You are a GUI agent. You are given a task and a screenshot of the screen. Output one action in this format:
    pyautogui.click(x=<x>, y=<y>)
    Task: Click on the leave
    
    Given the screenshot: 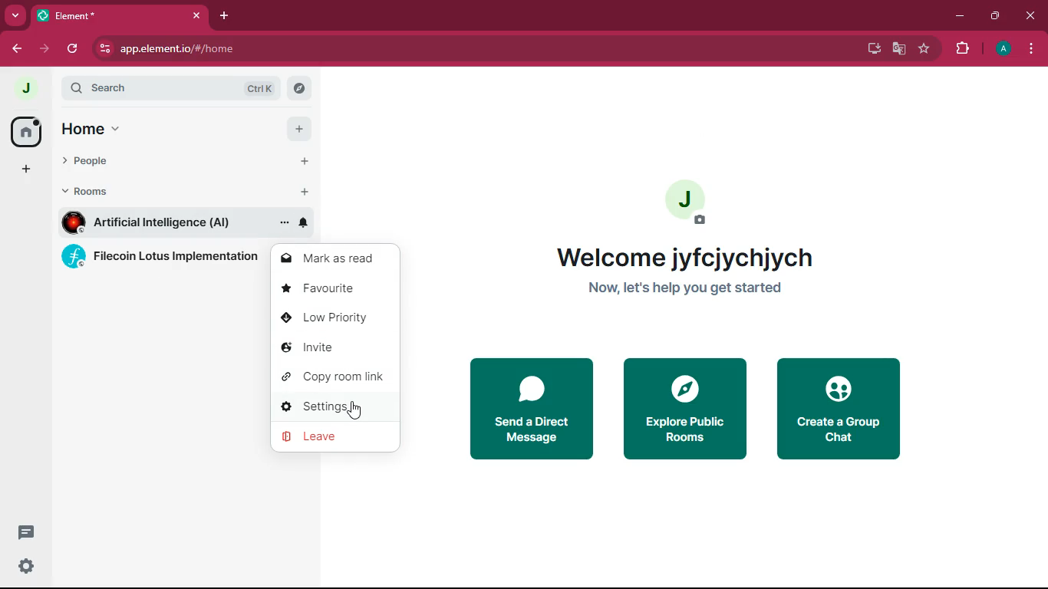 What is the action you would take?
    pyautogui.click(x=334, y=438)
    